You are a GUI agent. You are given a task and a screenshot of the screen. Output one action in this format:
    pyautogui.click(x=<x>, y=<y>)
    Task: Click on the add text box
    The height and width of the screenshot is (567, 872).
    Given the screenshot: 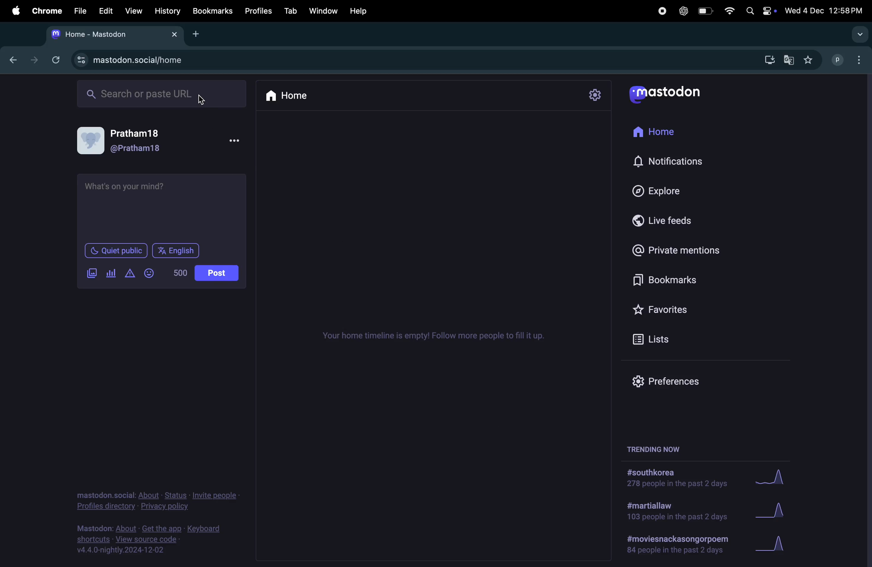 What is the action you would take?
    pyautogui.click(x=161, y=207)
    